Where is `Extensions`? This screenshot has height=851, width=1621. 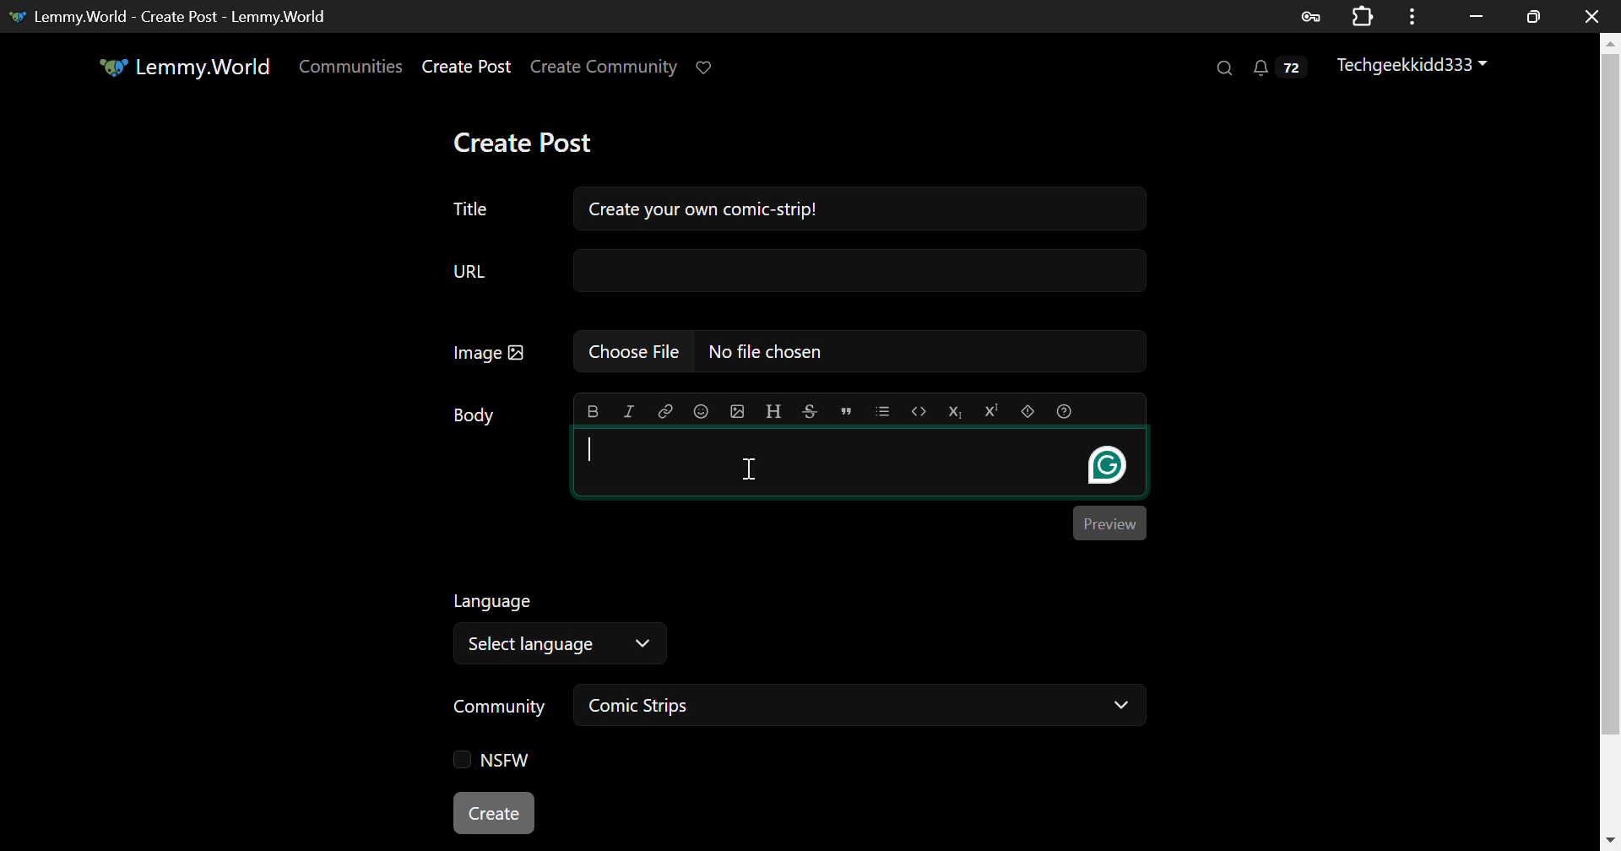
Extensions is located at coordinates (1366, 15).